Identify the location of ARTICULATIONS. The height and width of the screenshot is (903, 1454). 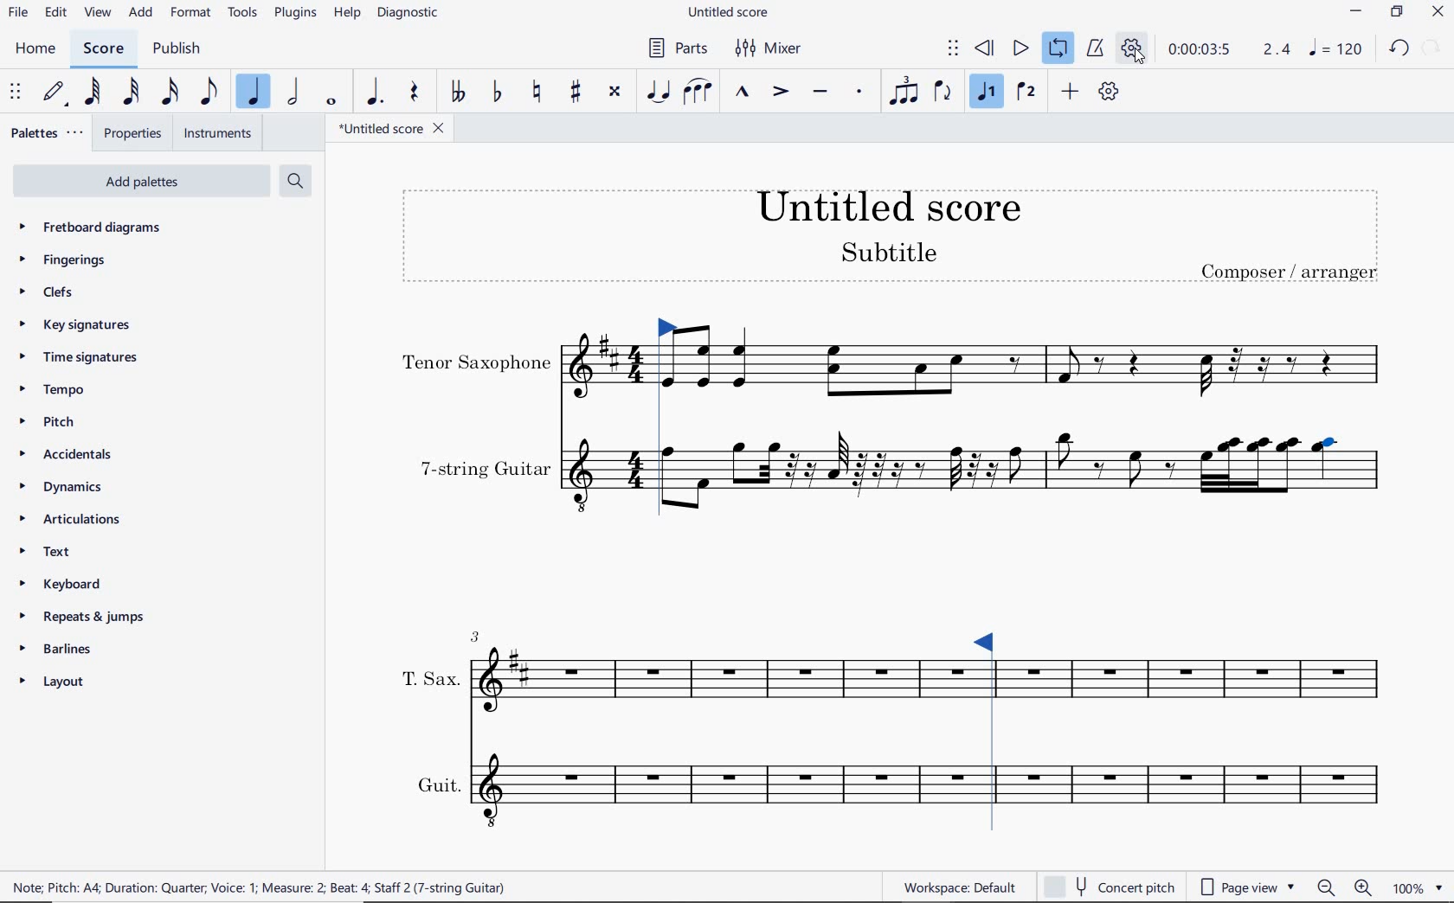
(70, 519).